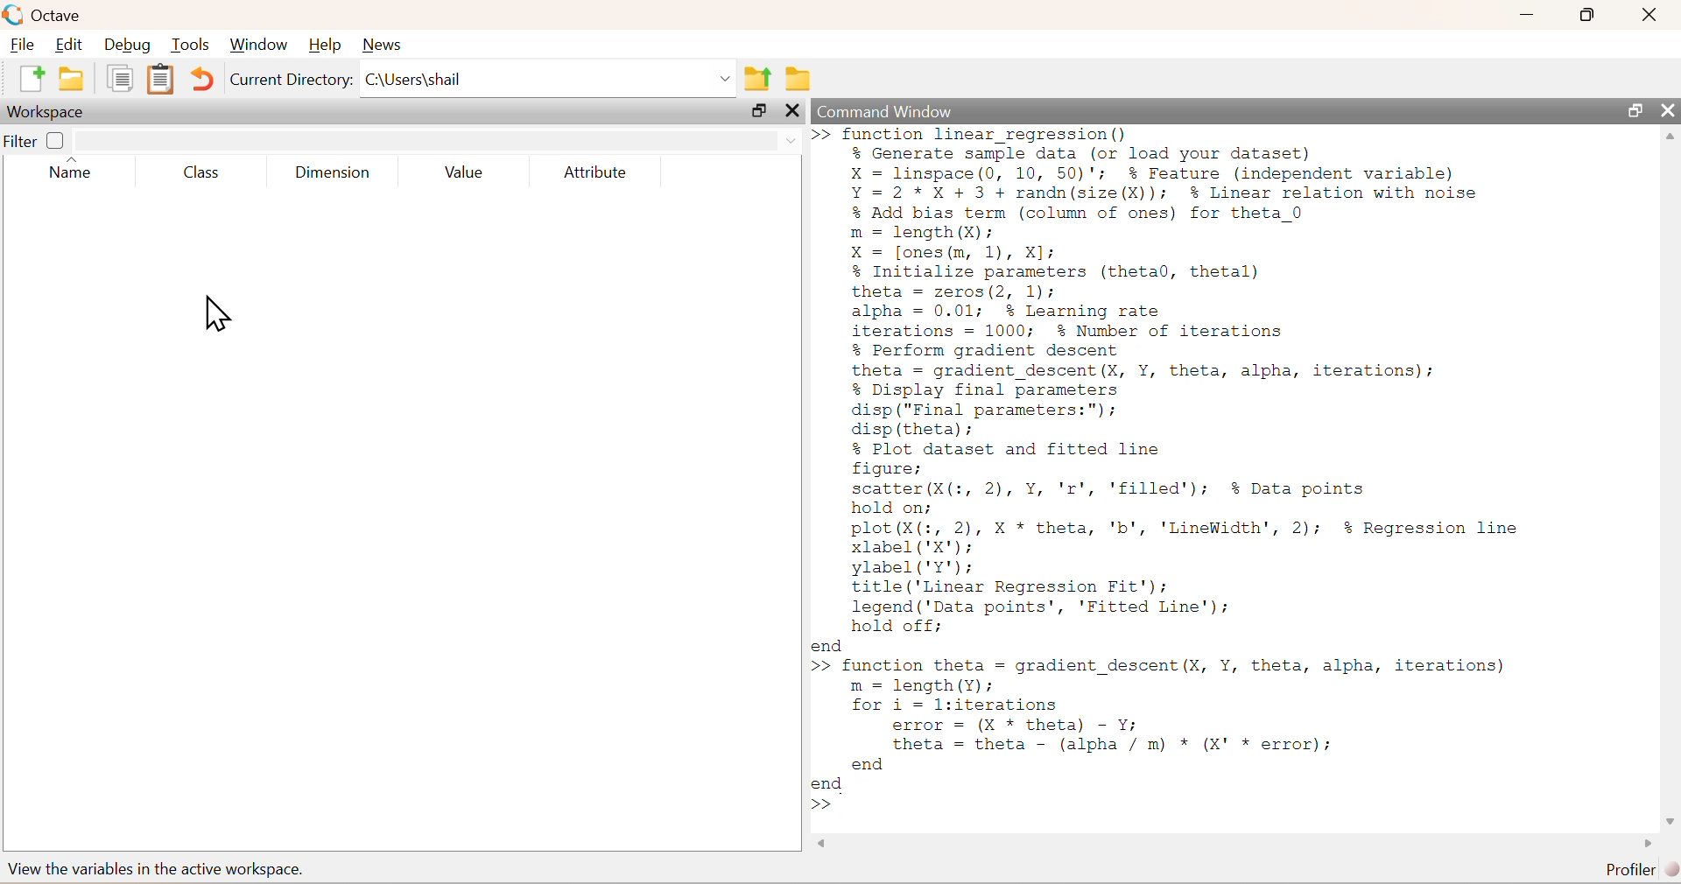 This screenshot has width=1681, height=884. I want to click on File, so click(23, 45).